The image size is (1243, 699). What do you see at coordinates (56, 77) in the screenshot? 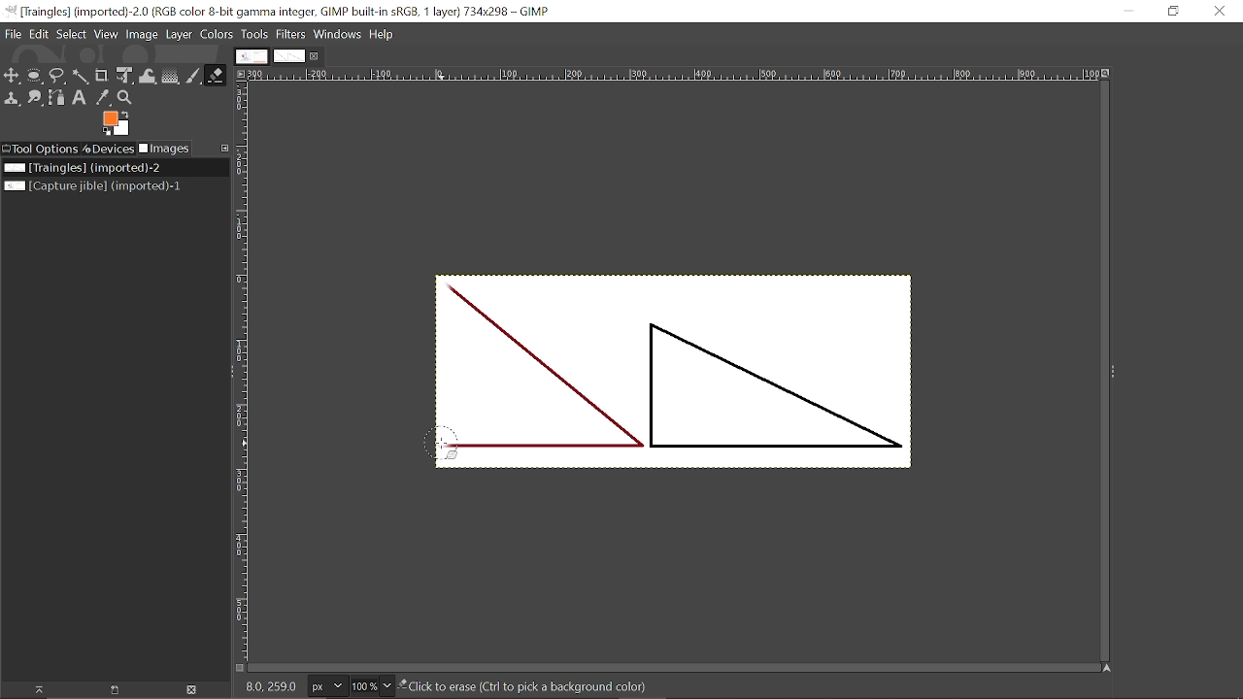
I see `Free select tool` at bounding box center [56, 77].